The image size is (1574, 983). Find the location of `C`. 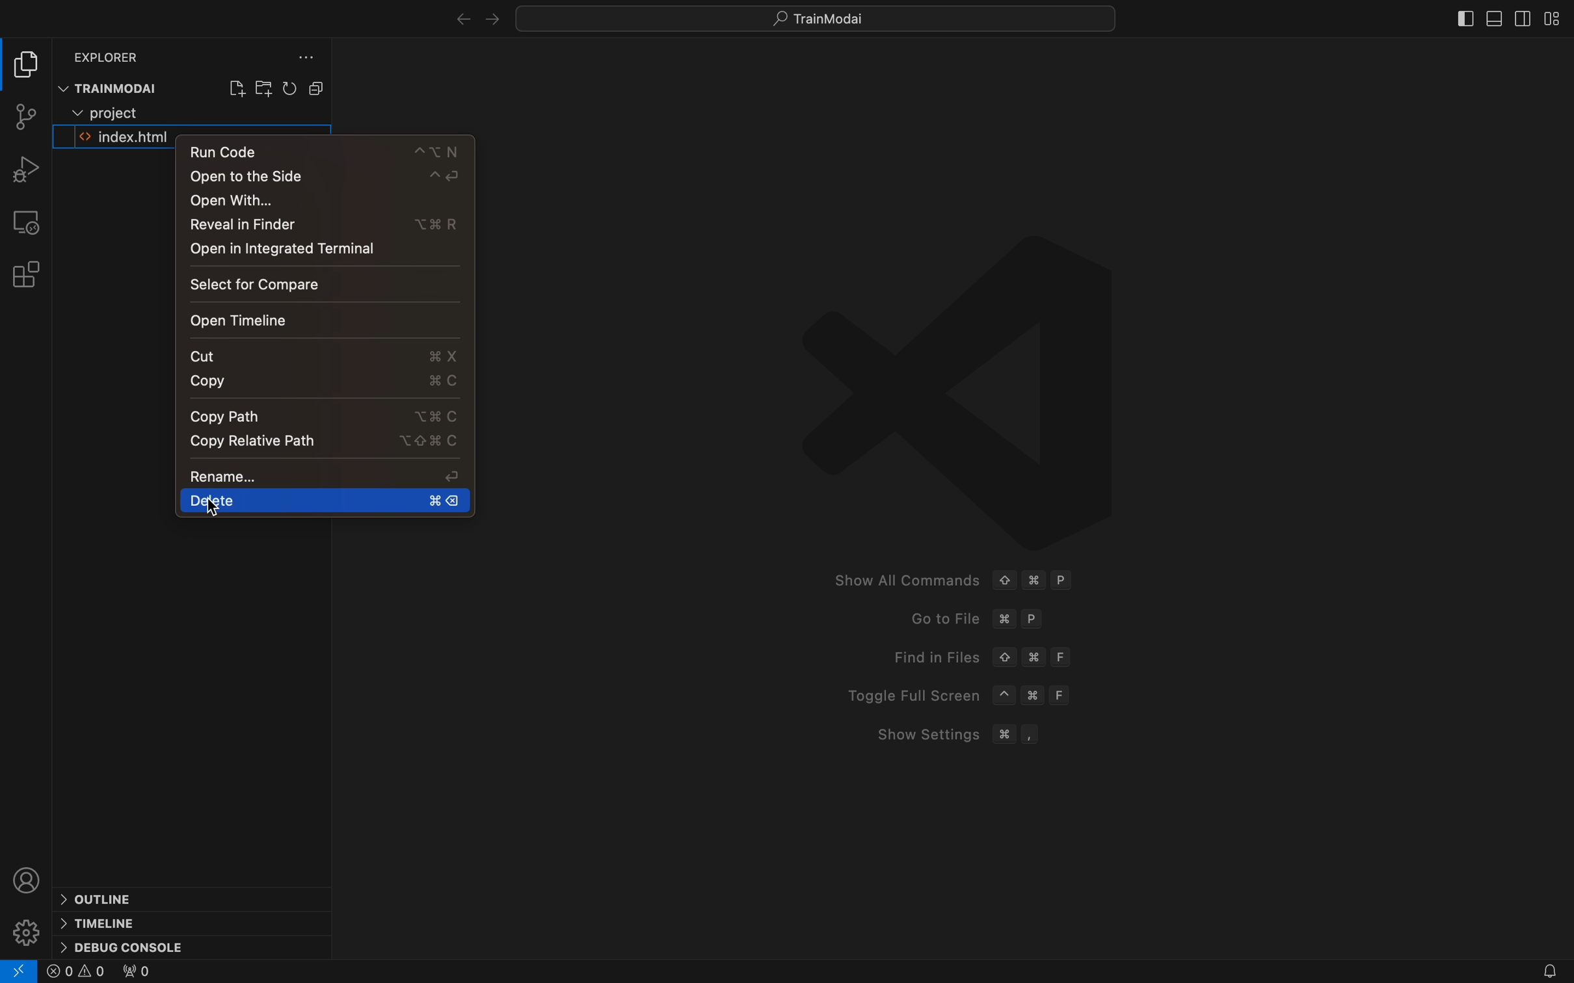

C is located at coordinates (436, 418).